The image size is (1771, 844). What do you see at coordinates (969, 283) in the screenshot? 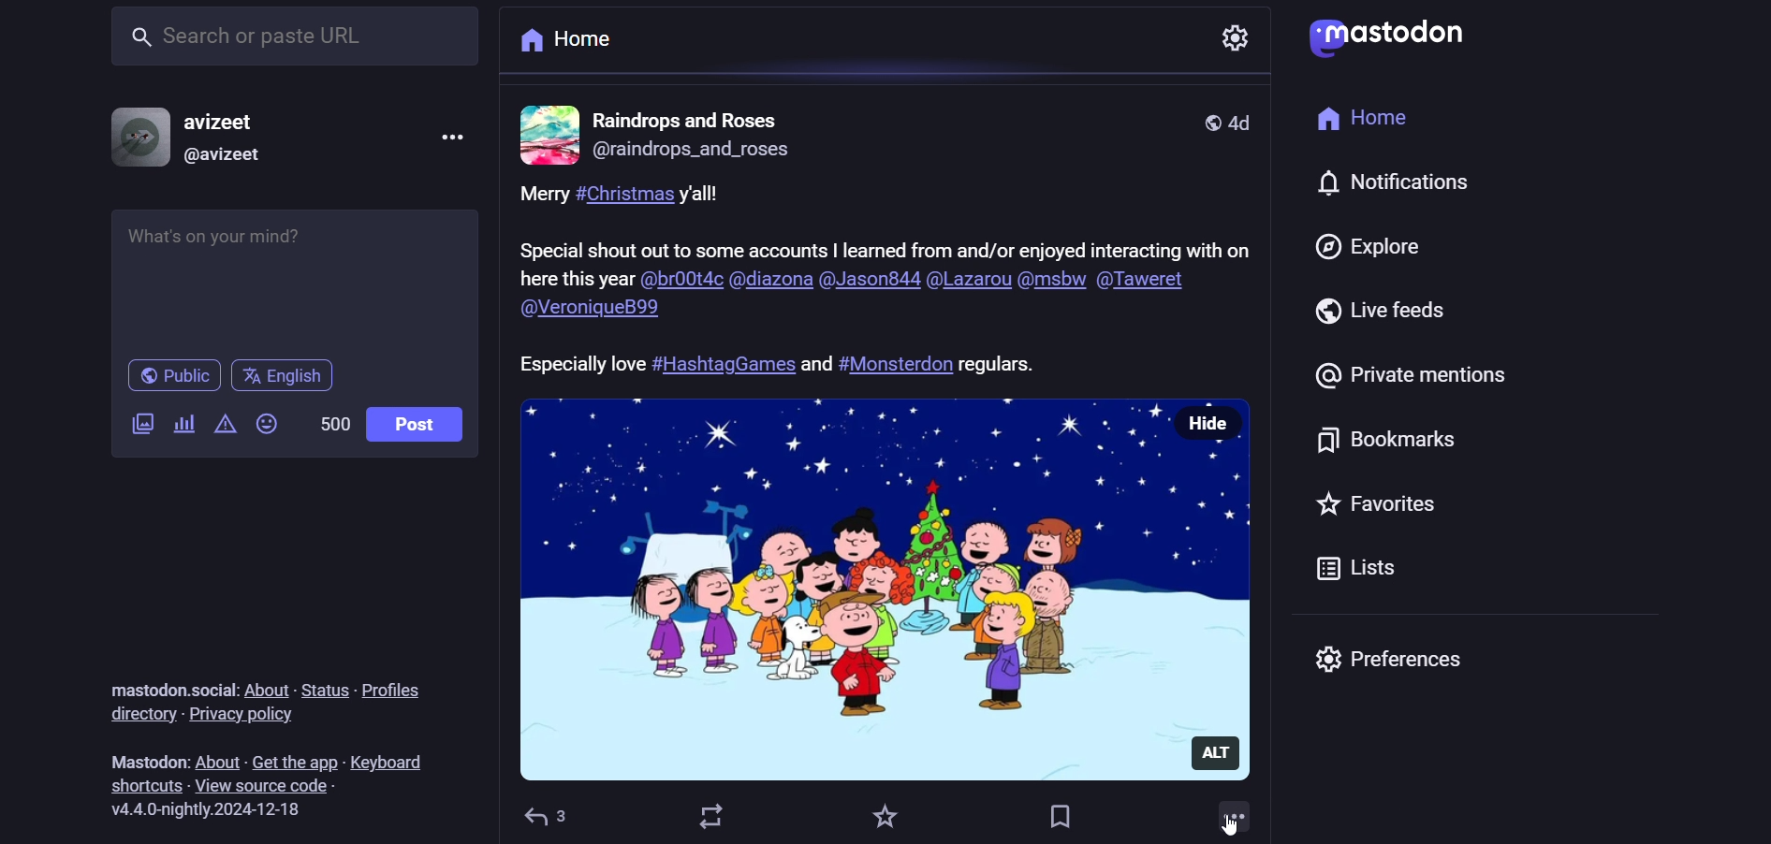
I see `@lazarou` at bounding box center [969, 283].